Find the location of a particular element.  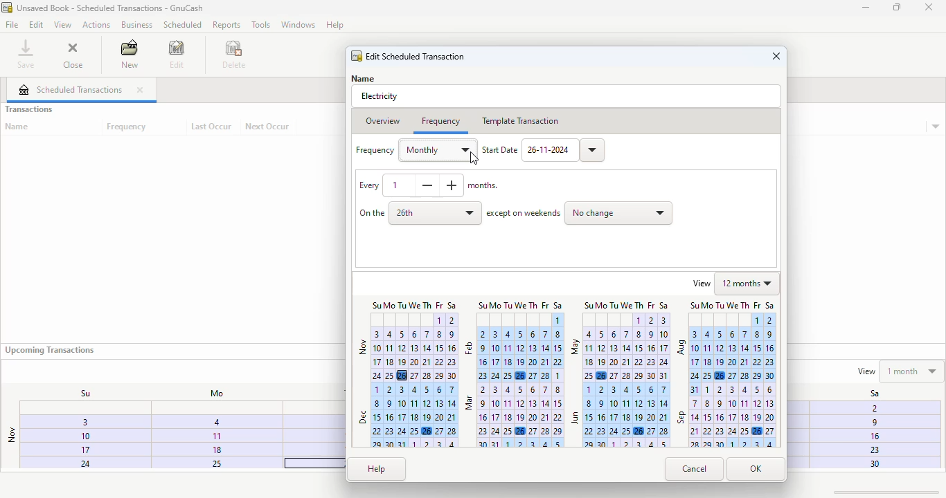

close is located at coordinates (73, 53).